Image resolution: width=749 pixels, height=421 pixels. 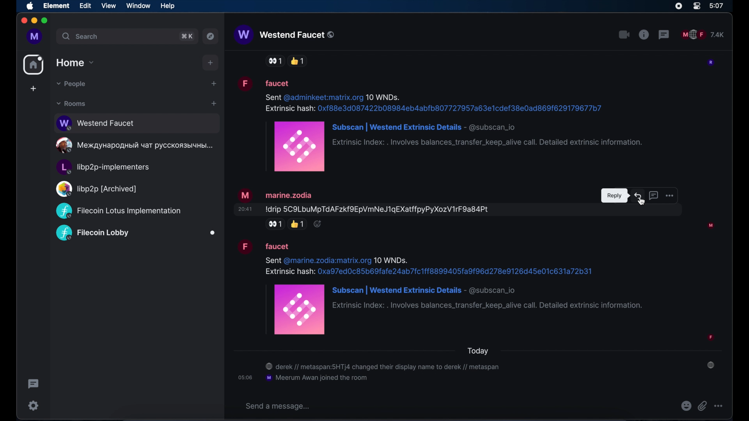 I want to click on participant profile picture, so click(x=710, y=63).